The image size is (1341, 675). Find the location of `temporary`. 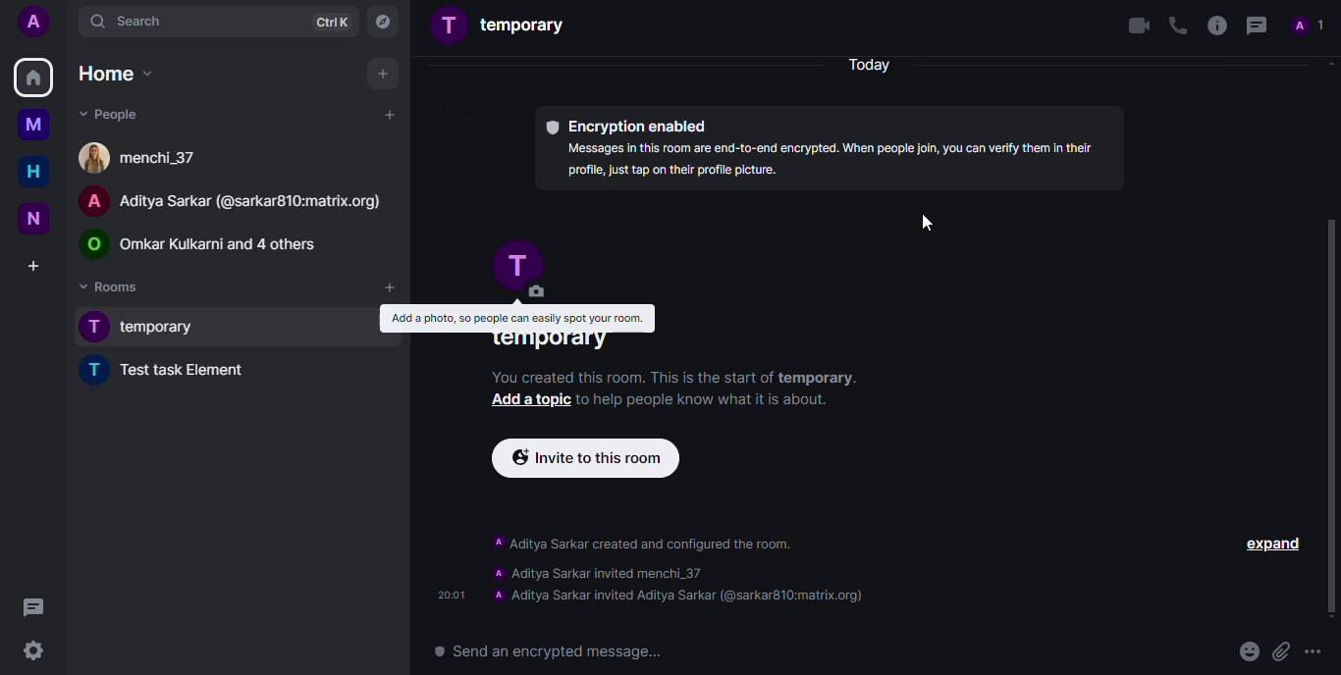

temporary is located at coordinates (510, 28).